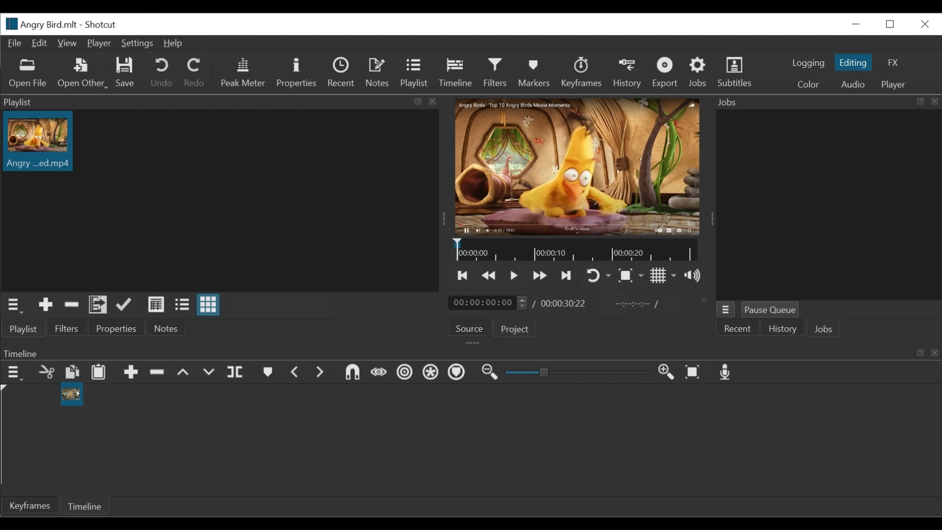 The image size is (942, 530). I want to click on Ripple all tracks, so click(431, 373).